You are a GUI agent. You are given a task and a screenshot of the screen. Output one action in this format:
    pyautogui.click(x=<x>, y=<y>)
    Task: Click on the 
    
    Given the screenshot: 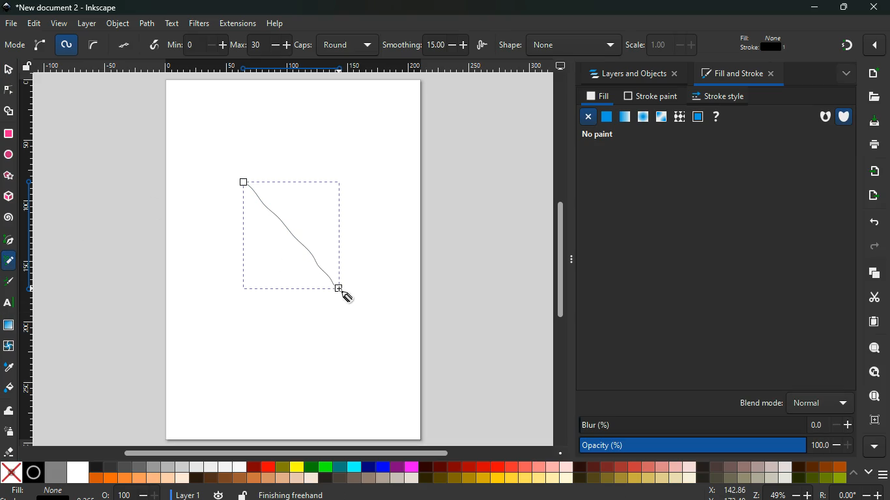 What is the action you would take?
    pyautogui.click(x=873, y=8)
    